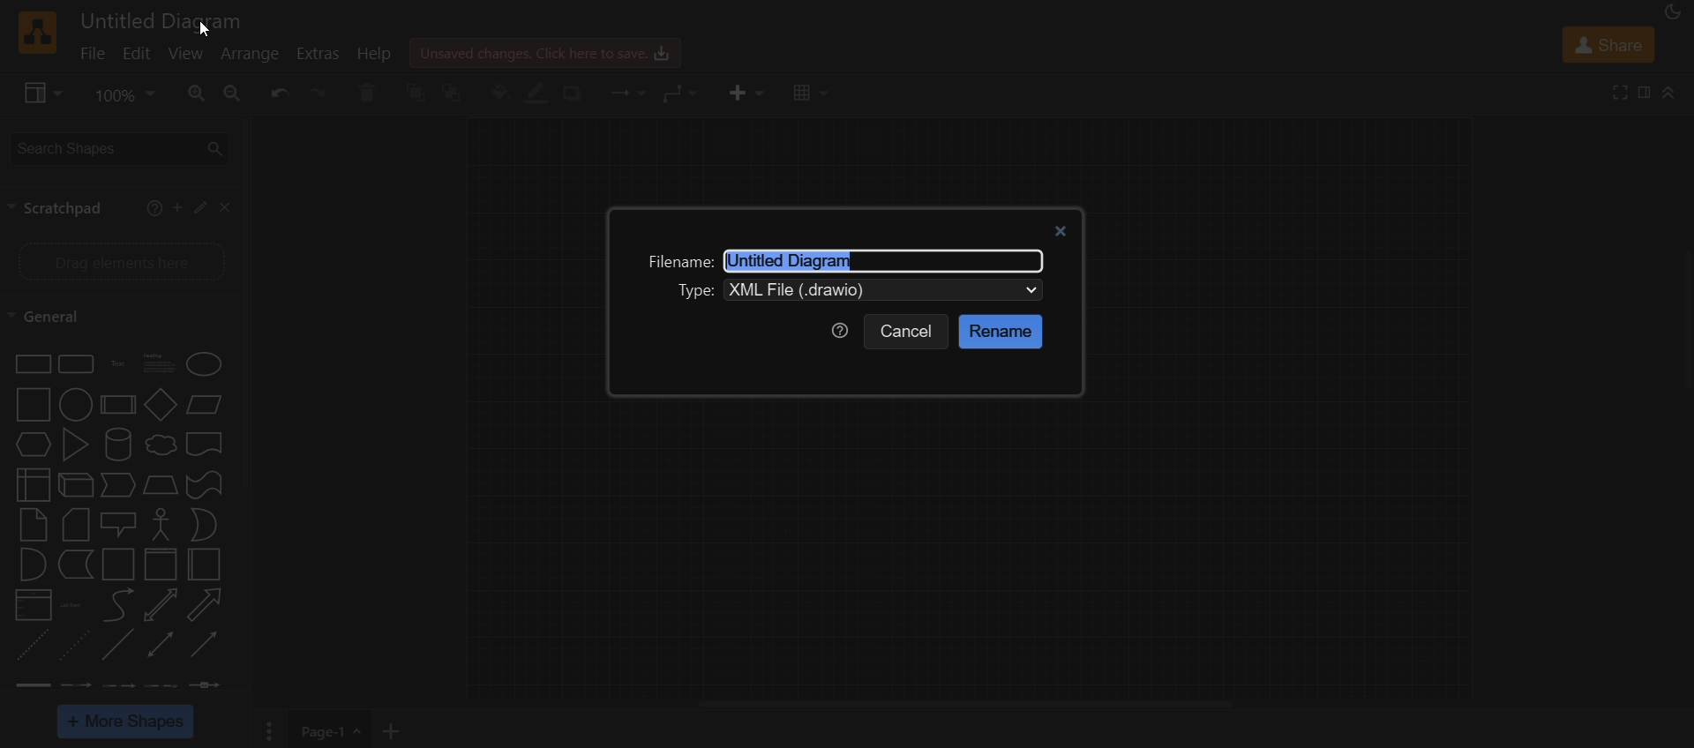 This screenshot has height=748, width=1694. I want to click on redo, so click(319, 94).